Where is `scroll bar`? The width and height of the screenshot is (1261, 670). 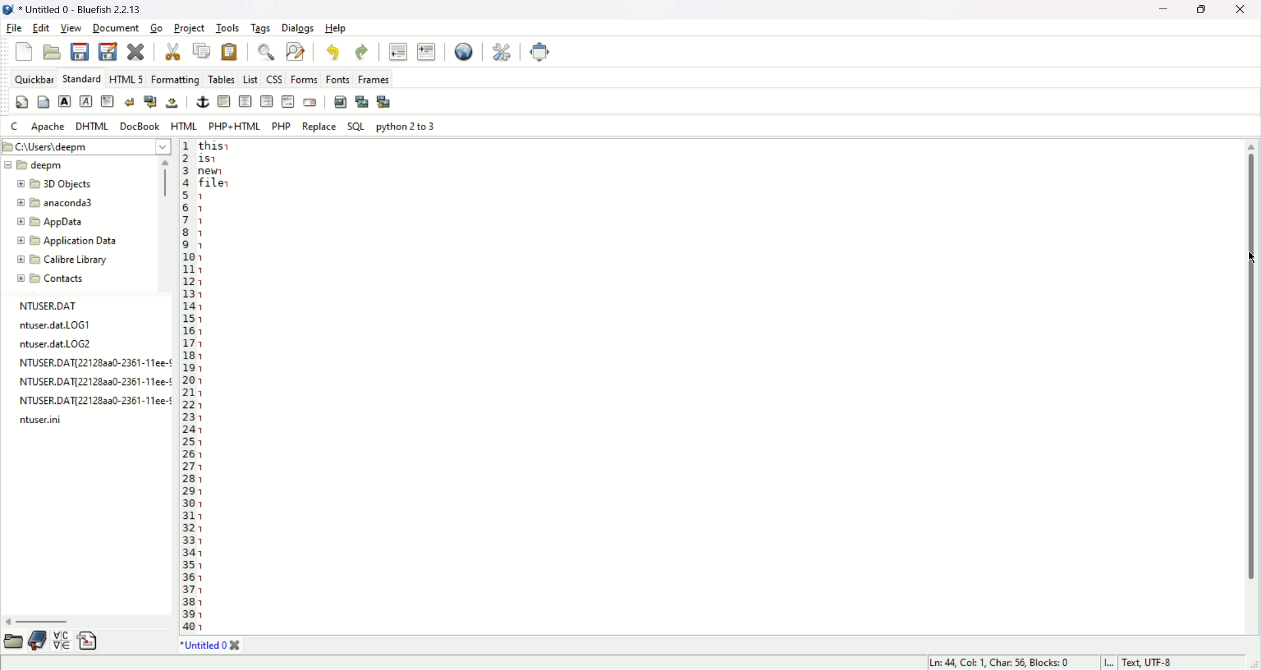
scroll bar is located at coordinates (1250, 363).